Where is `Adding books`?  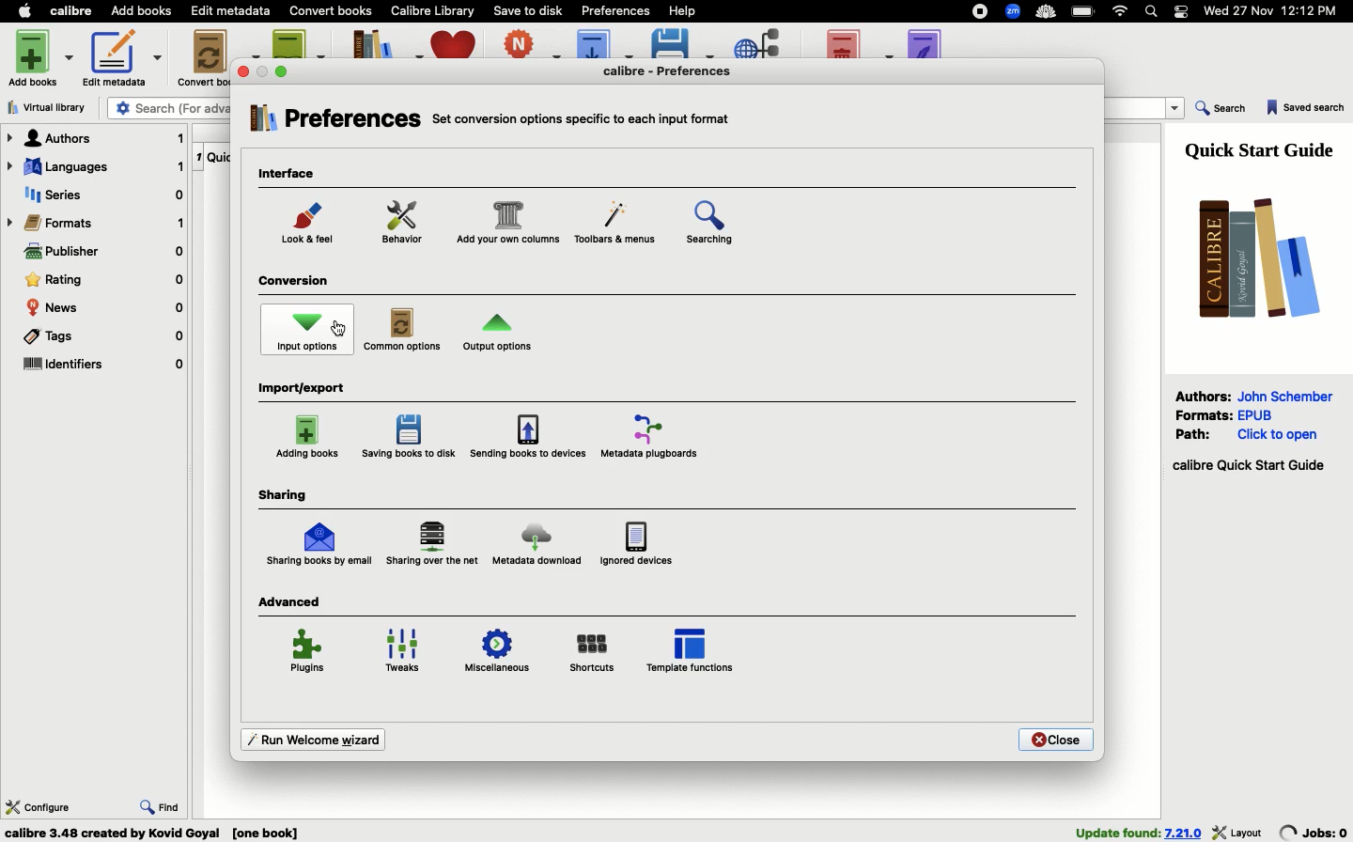 Adding books is located at coordinates (309, 437).